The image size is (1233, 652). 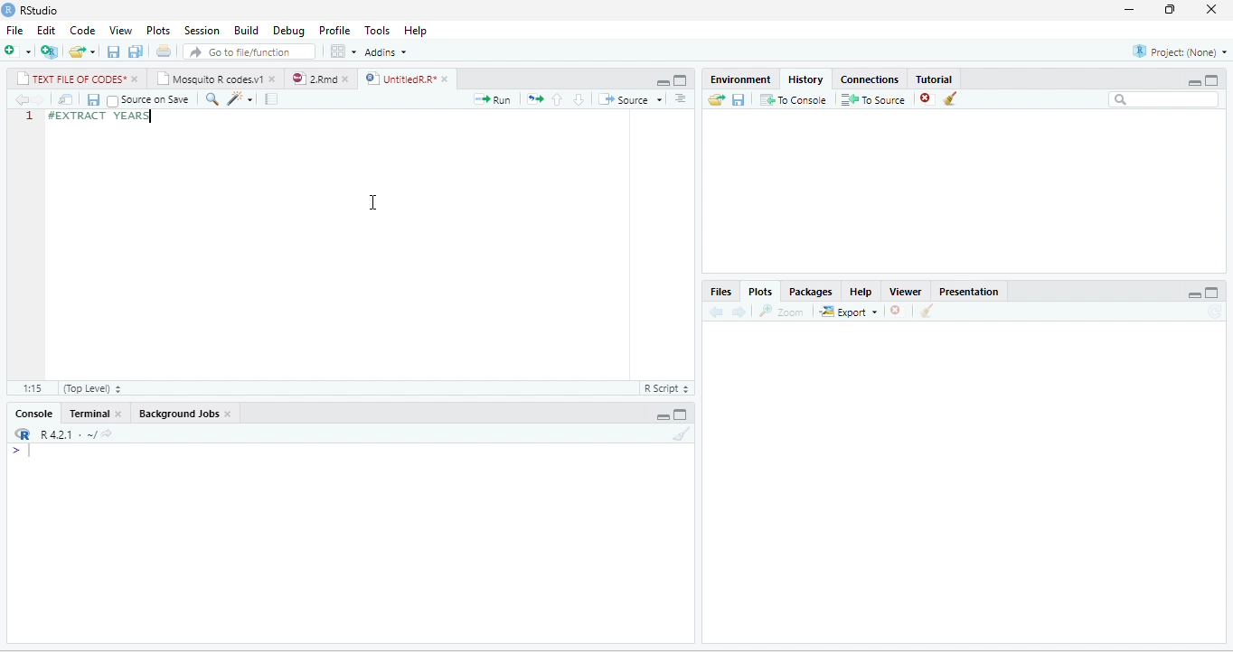 What do you see at coordinates (680, 98) in the screenshot?
I see `options` at bounding box center [680, 98].